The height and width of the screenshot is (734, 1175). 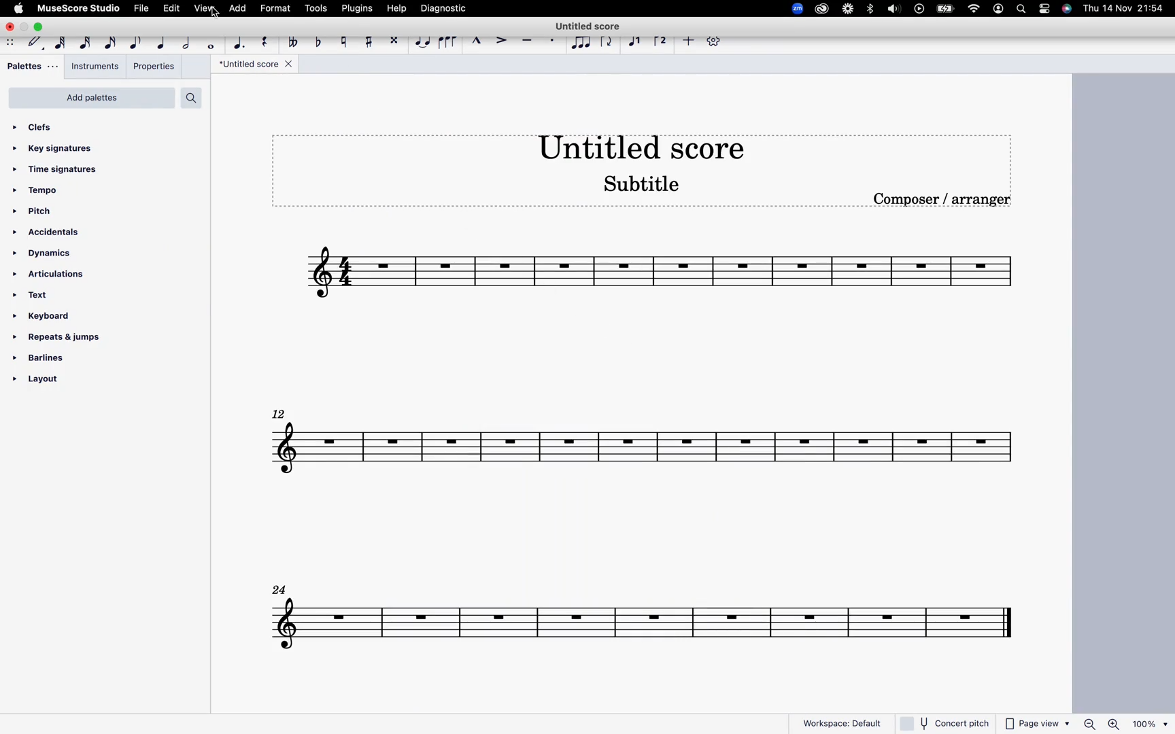 I want to click on apple, so click(x=18, y=8).